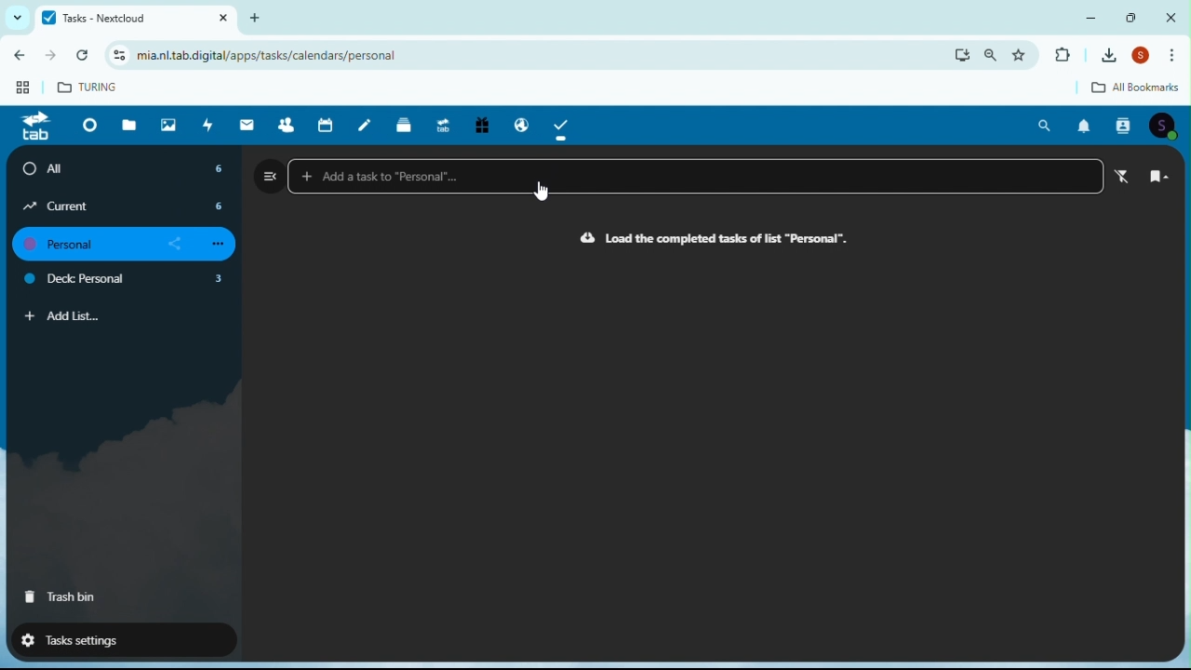  I want to click on Minimise, so click(1095, 17).